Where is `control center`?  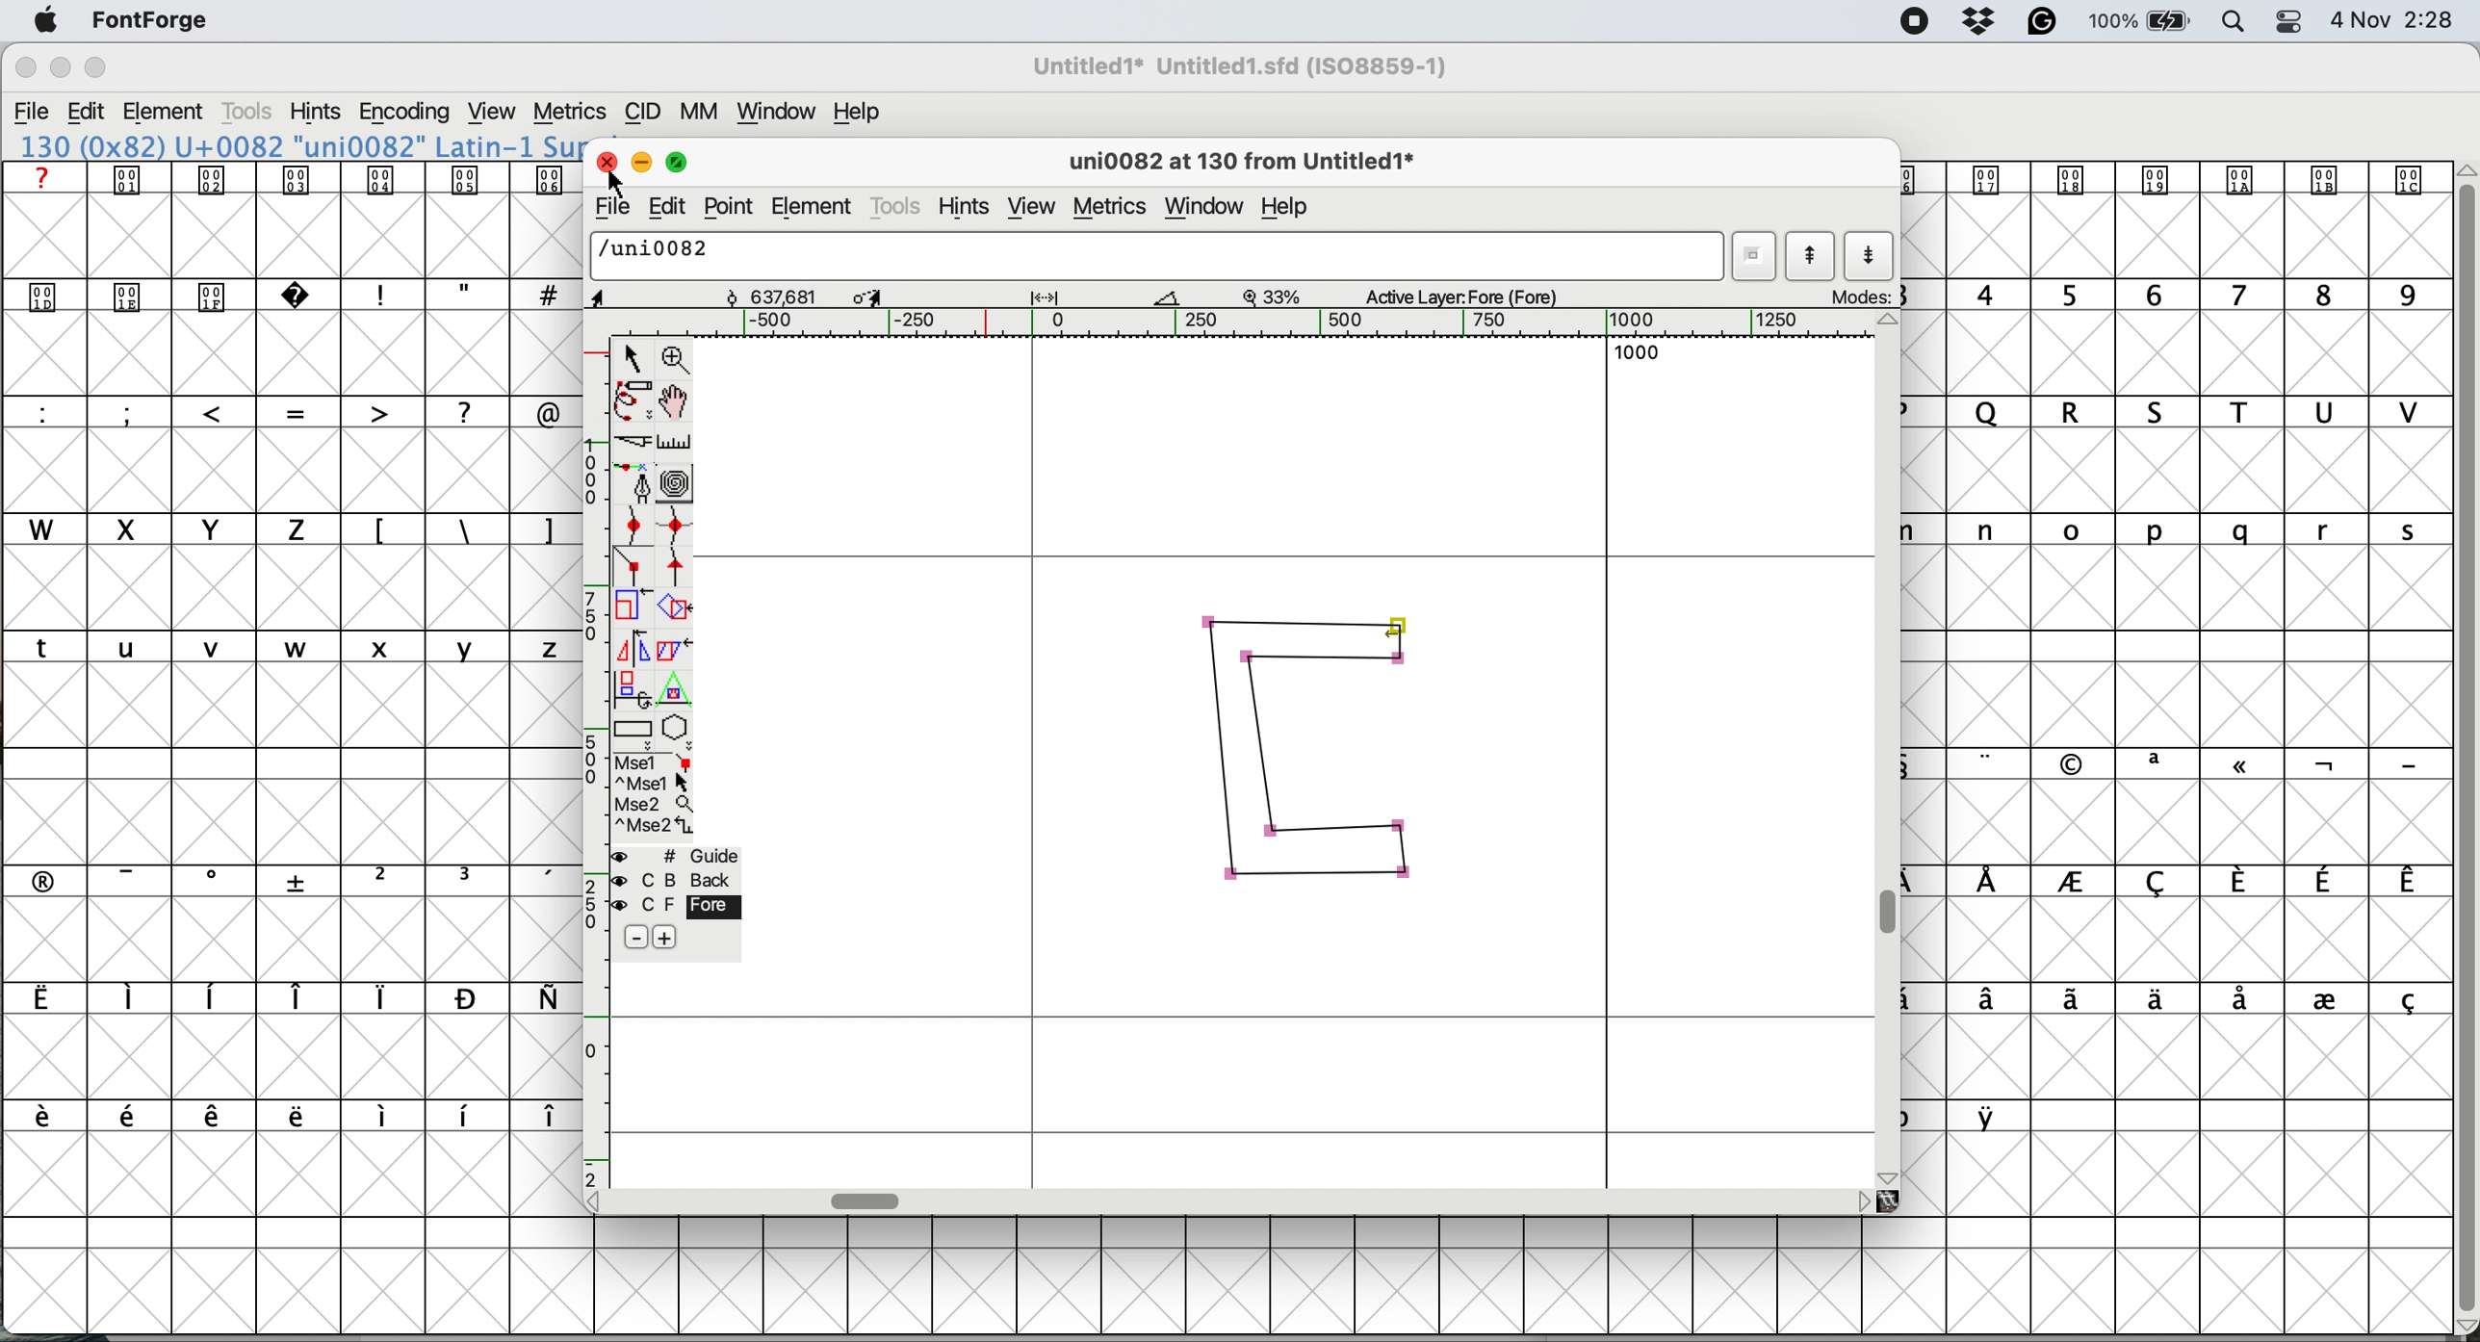
control center is located at coordinates (2287, 21).